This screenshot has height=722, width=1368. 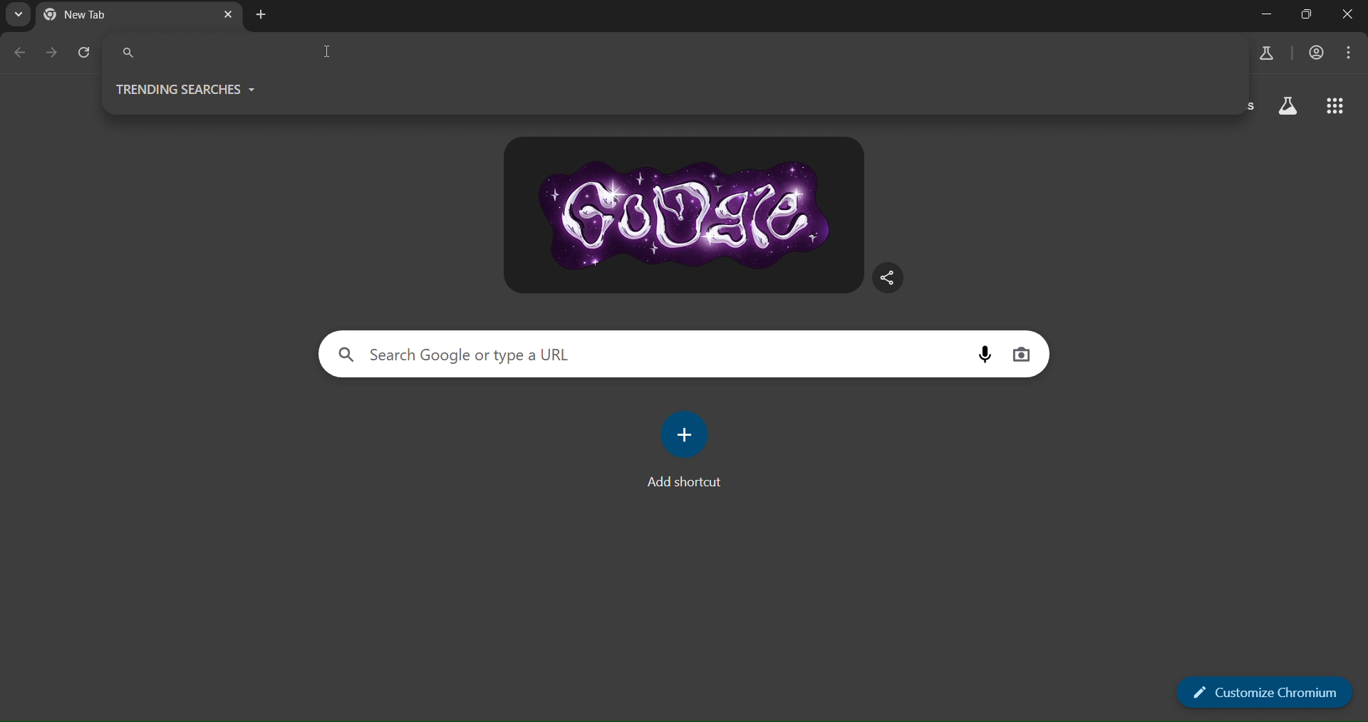 I want to click on account, so click(x=1315, y=53).